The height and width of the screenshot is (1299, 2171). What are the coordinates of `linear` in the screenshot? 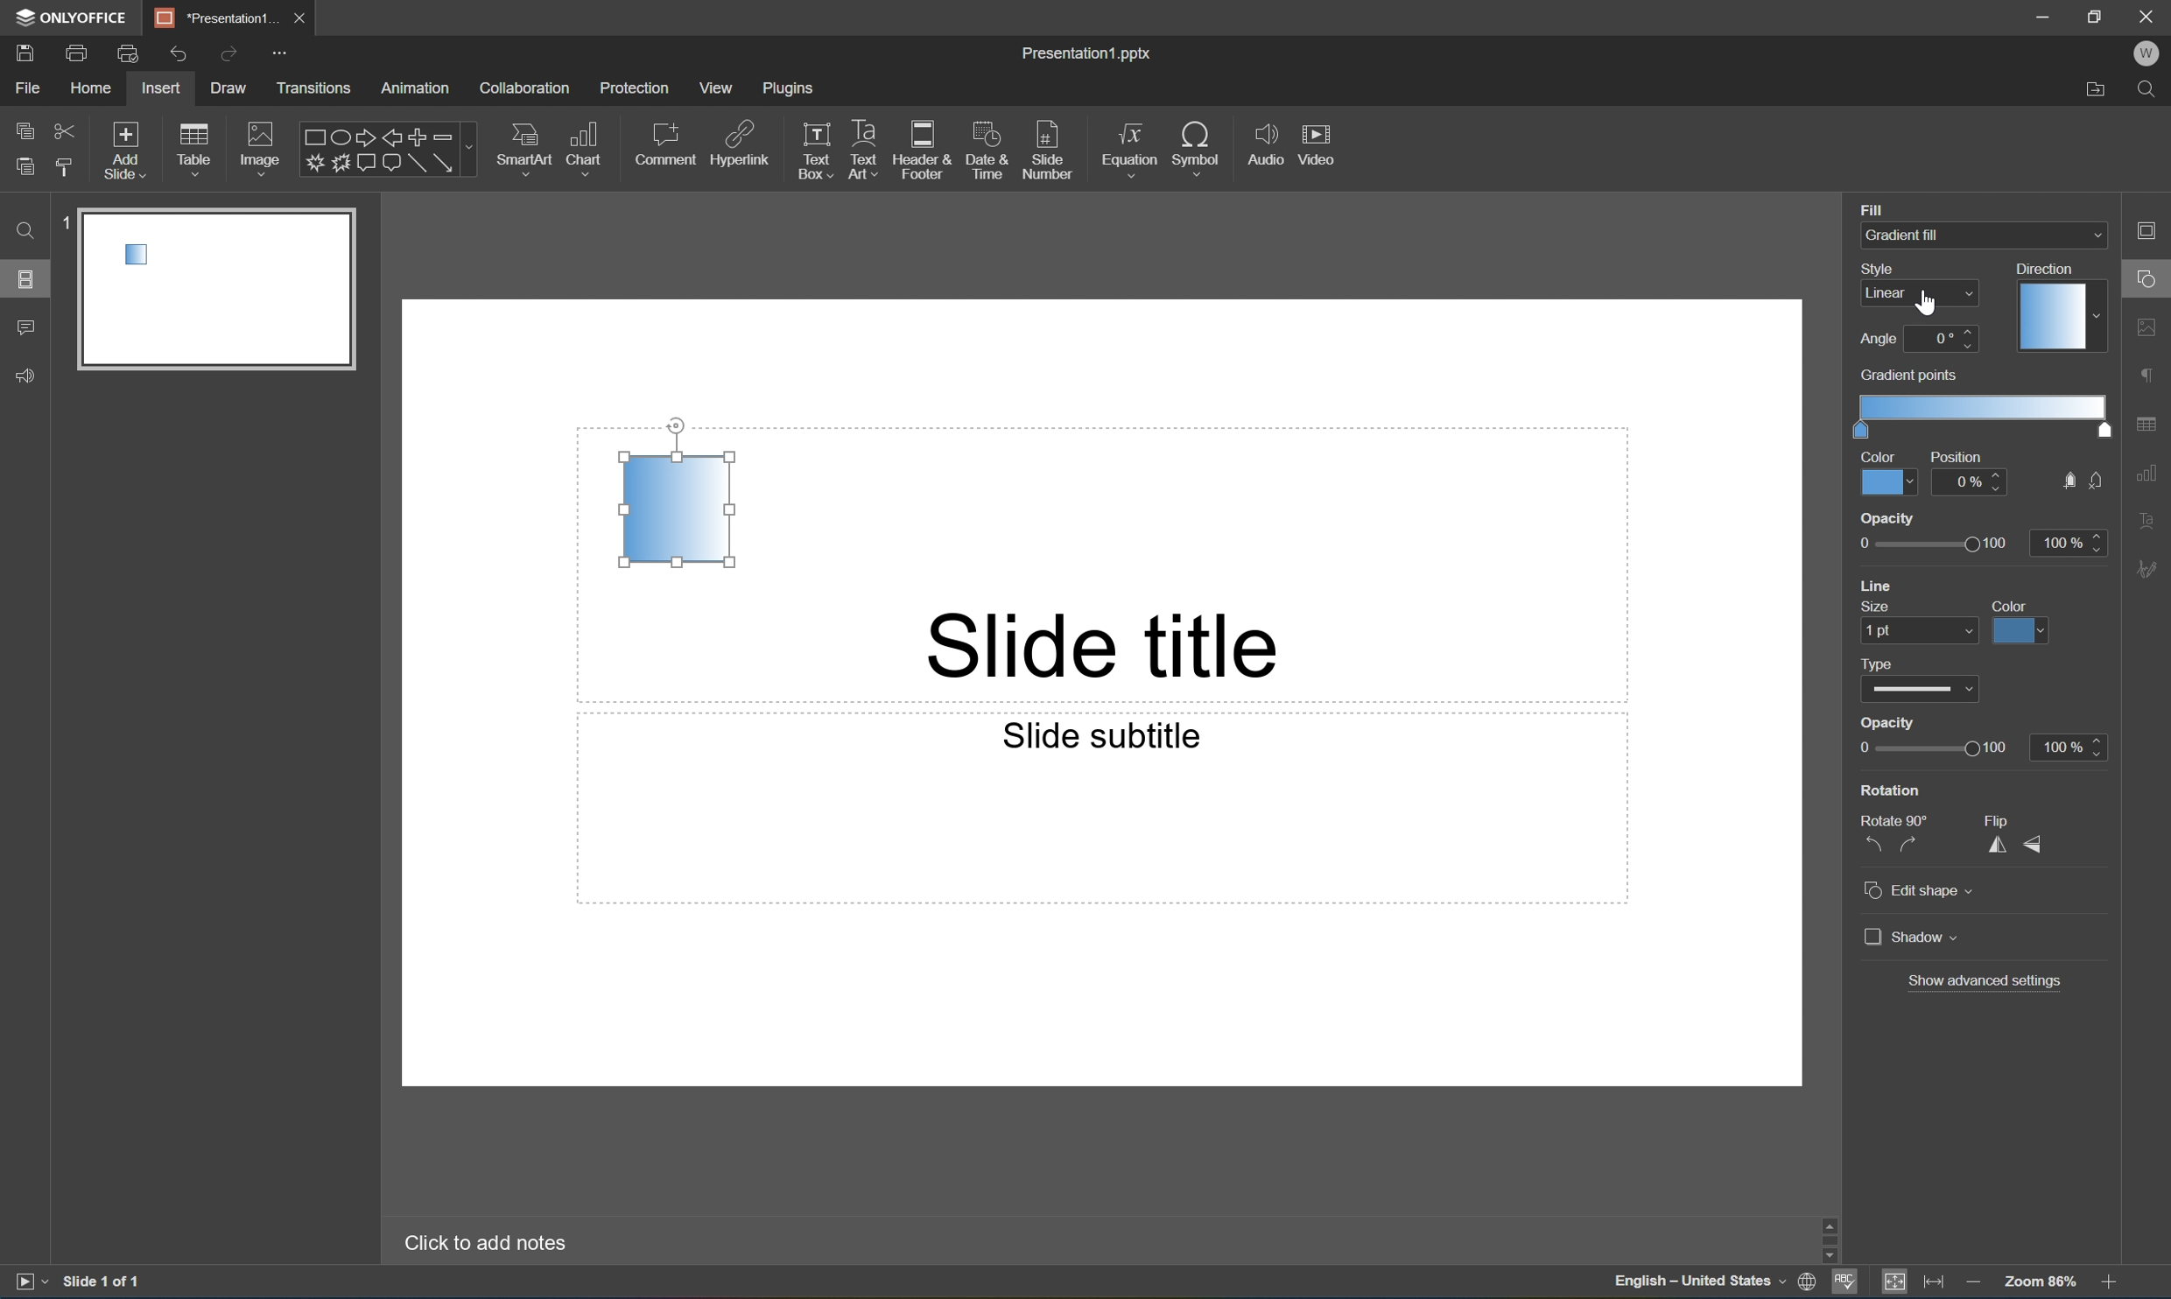 It's located at (1917, 294).